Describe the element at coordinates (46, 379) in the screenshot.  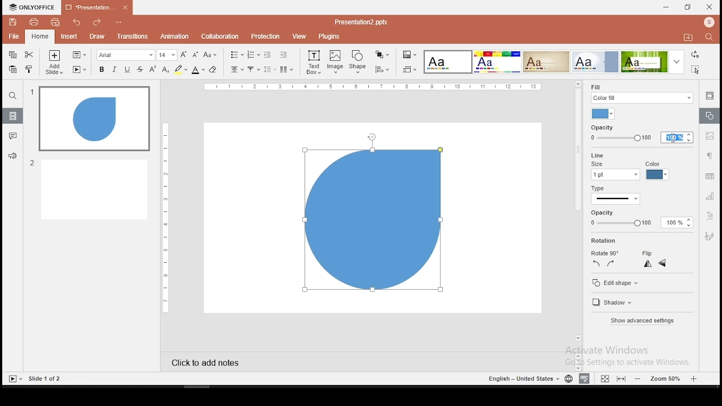
I see `slide 1 of 2` at that location.